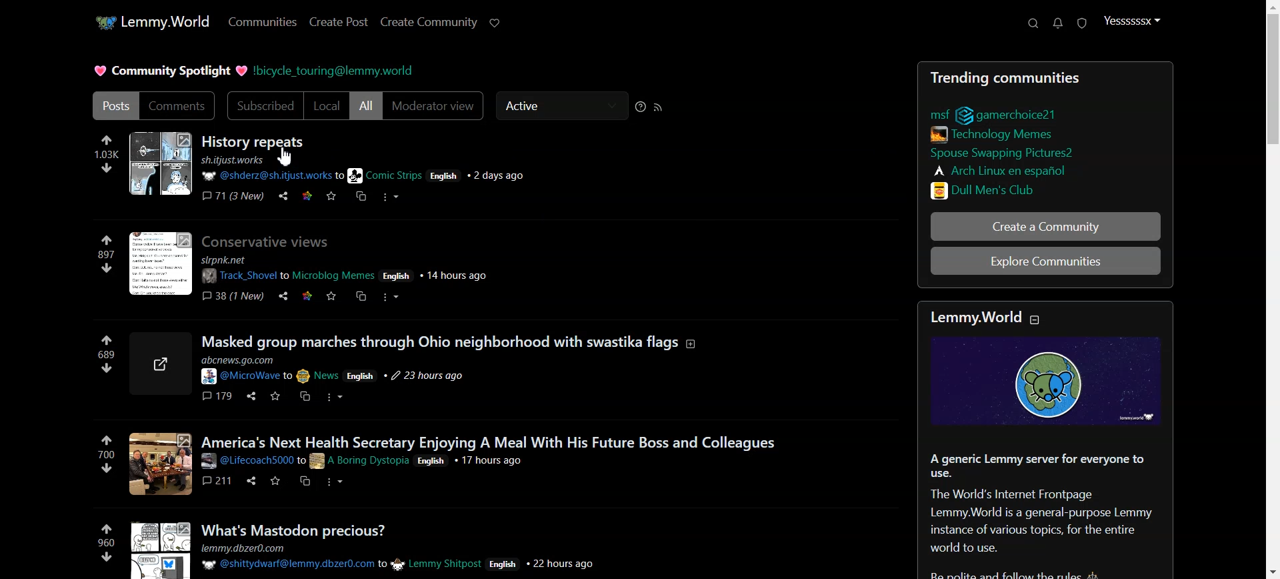 This screenshot has width=1280, height=579. What do you see at coordinates (251, 482) in the screenshot?
I see `Share` at bounding box center [251, 482].